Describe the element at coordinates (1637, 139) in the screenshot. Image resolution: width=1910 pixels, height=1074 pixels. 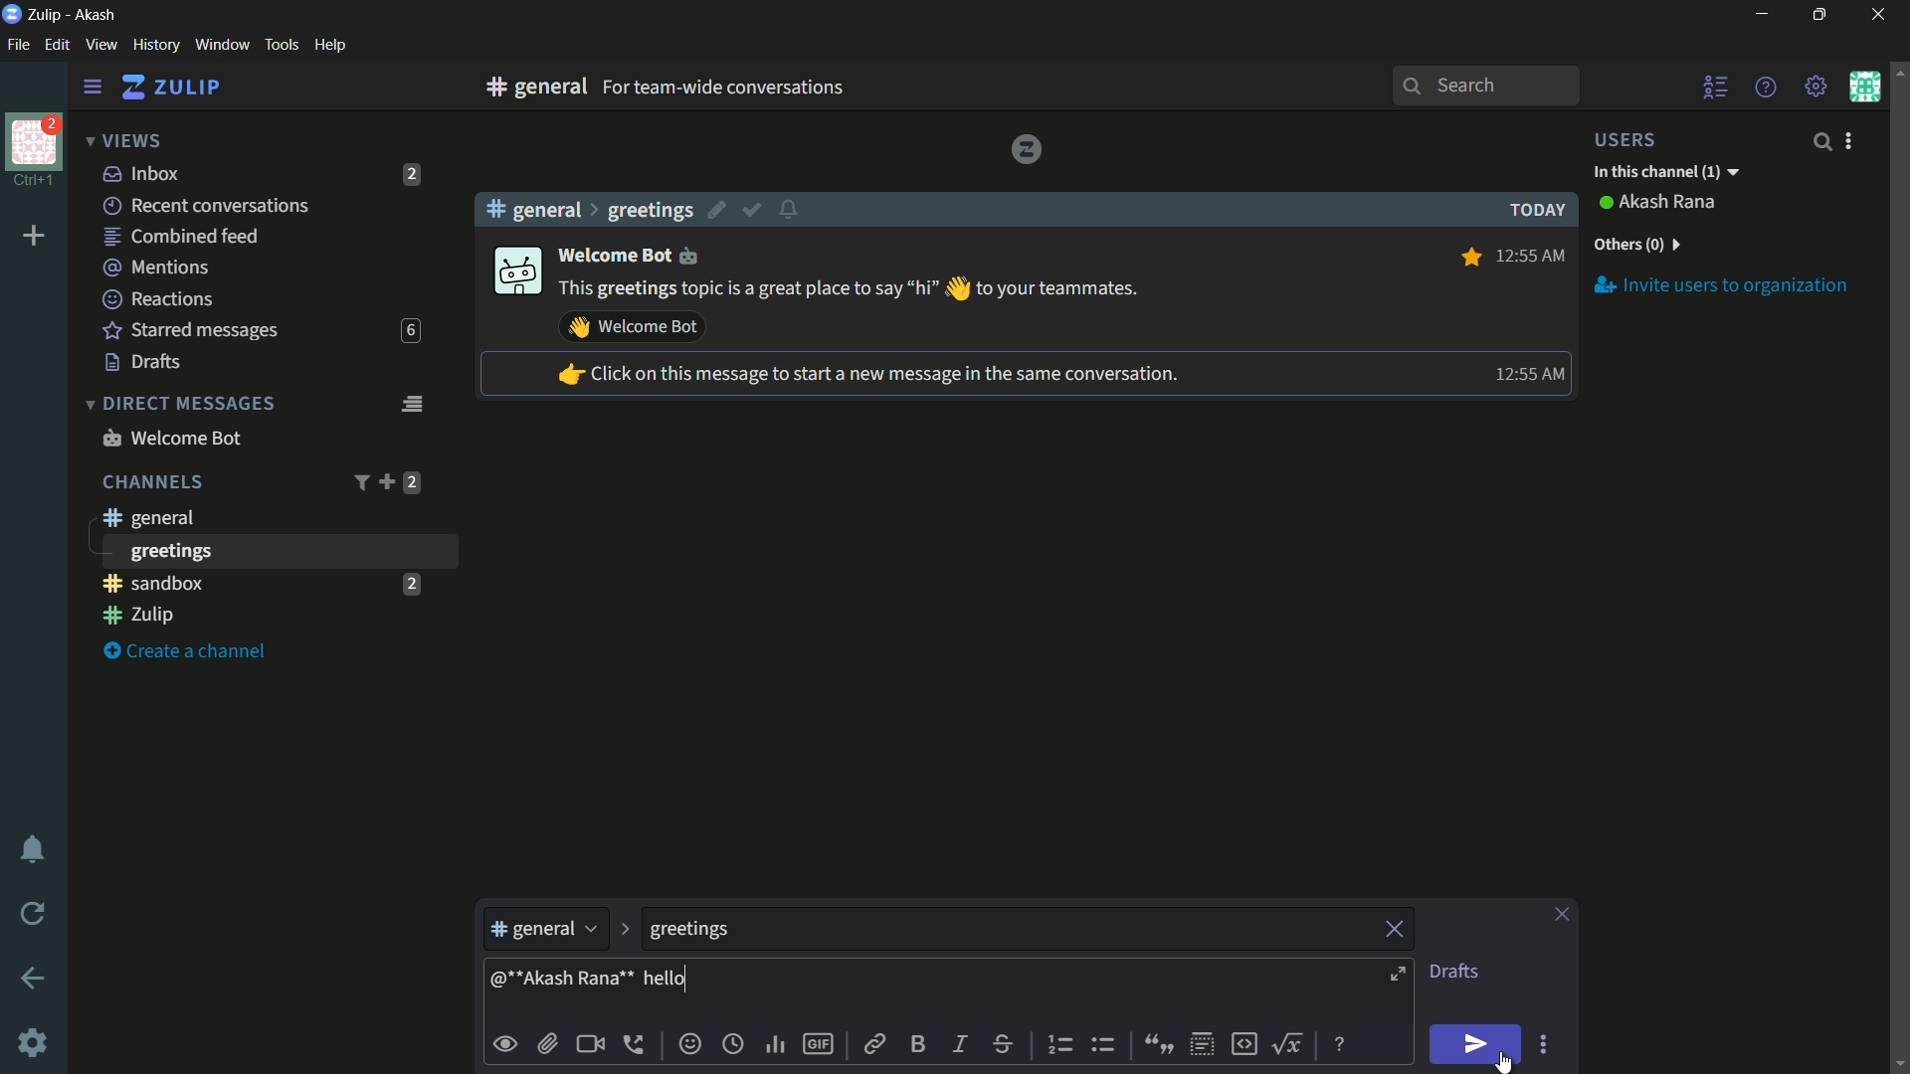
I see `users` at that location.